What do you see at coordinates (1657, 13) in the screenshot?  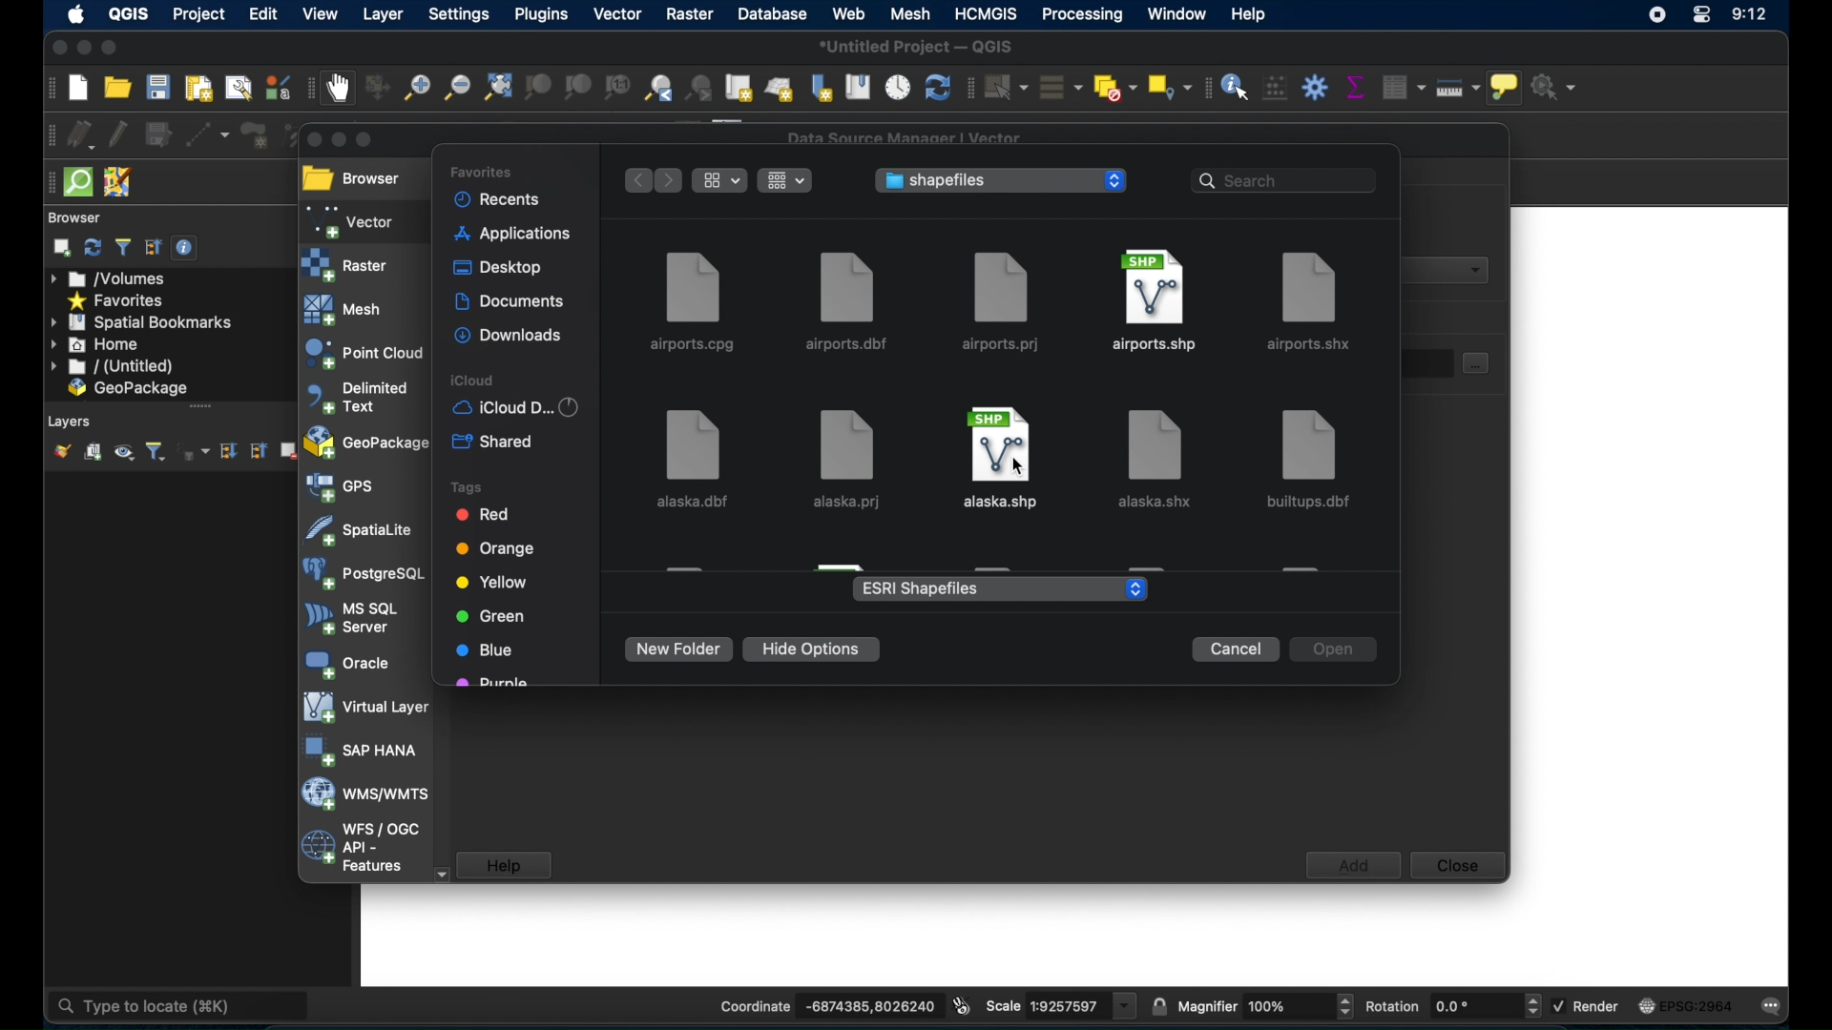 I see `screen recorder icon` at bounding box center [1657, 13].